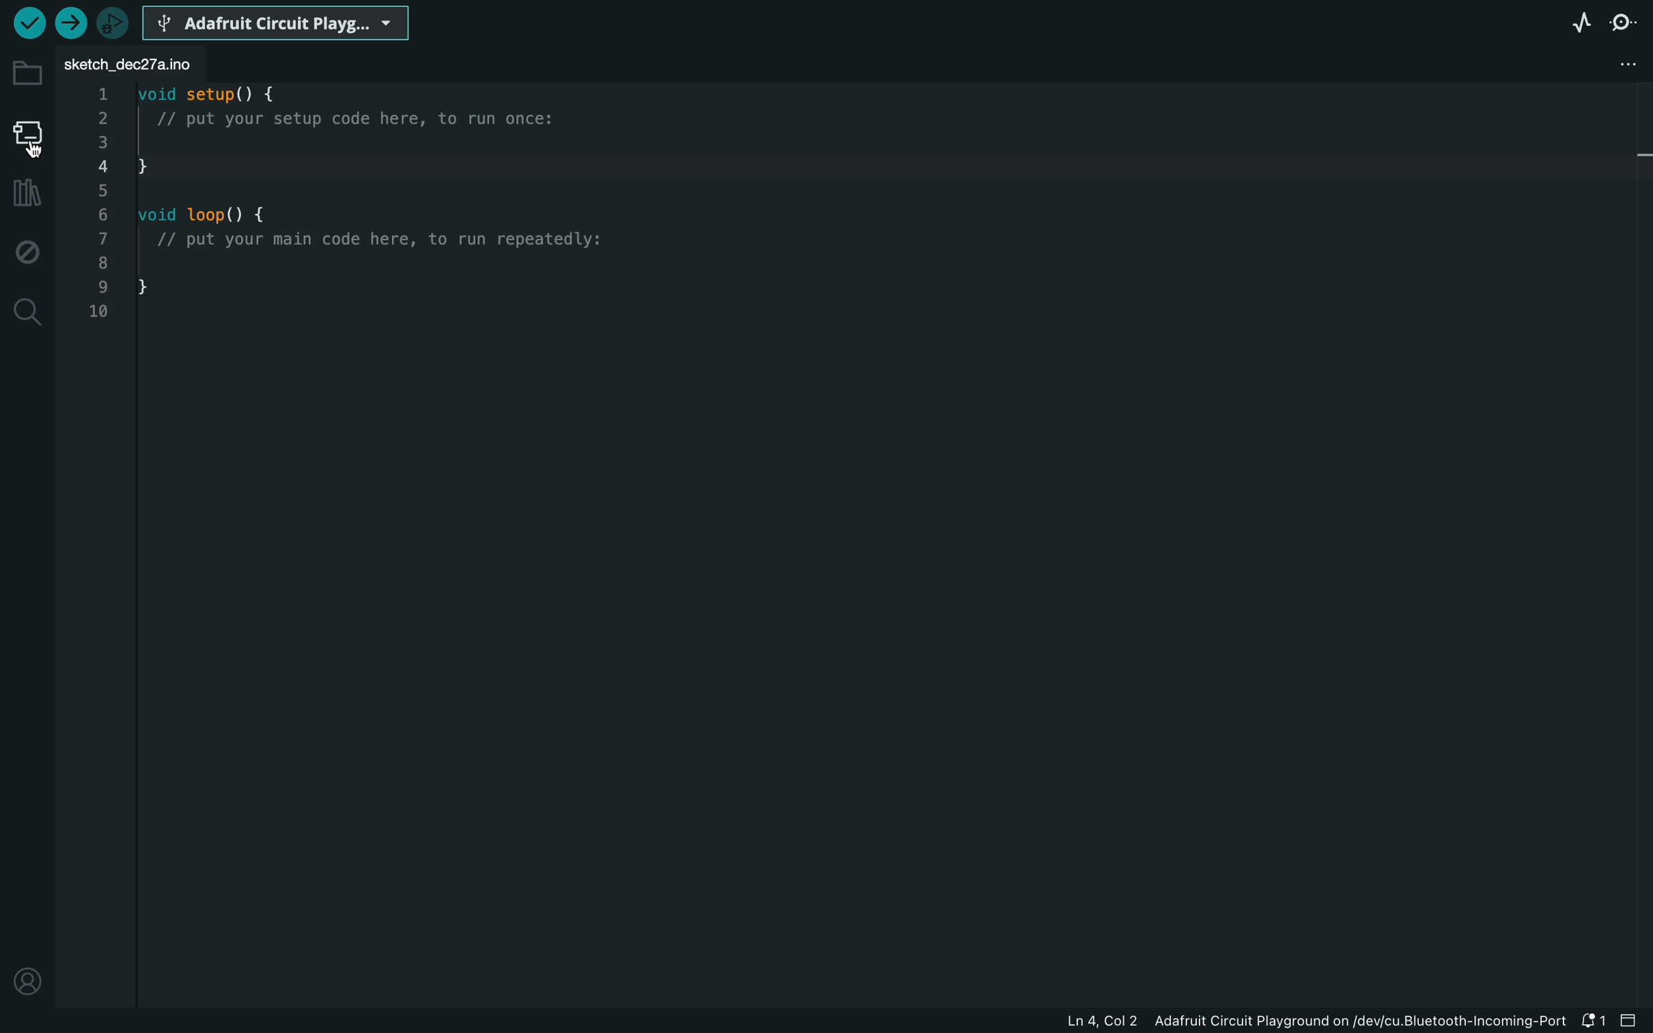 Image resolution: width=1653 pixels, height=1033 pixels. I want to click on upload, so click(72, 24).